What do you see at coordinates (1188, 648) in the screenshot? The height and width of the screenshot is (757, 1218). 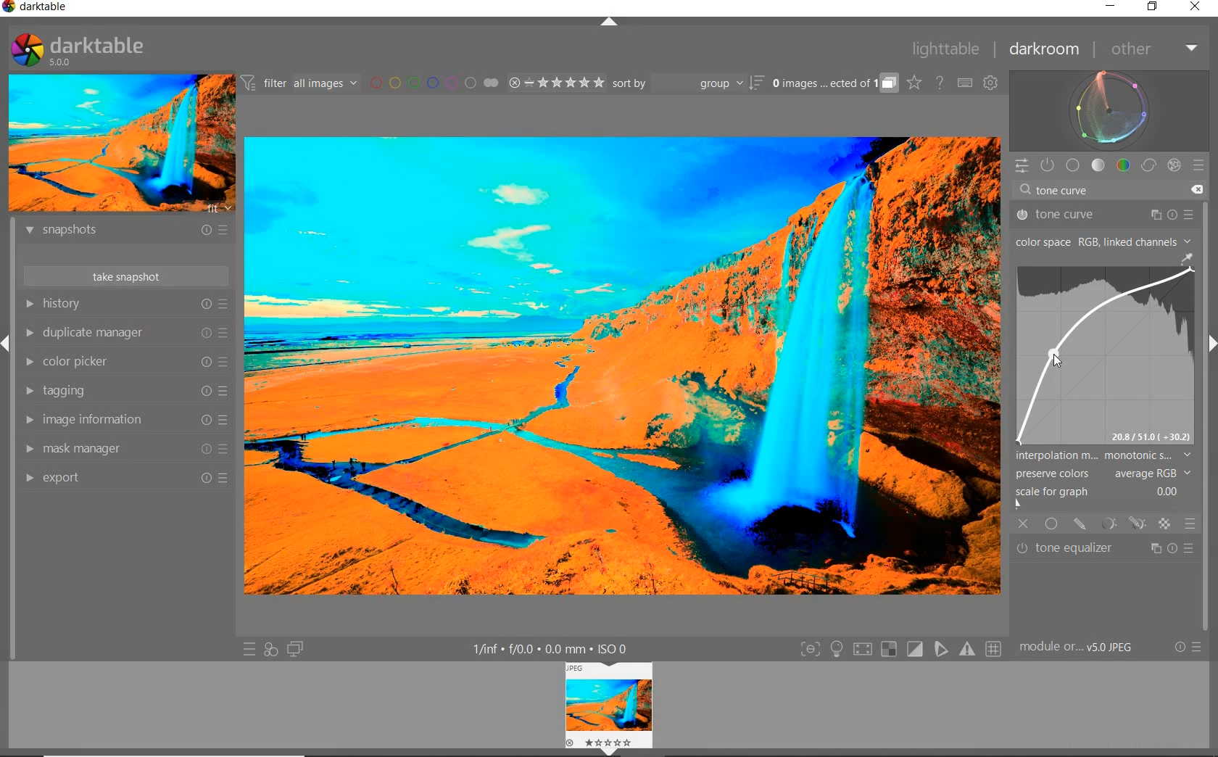 I see `RESET OR PRESETS & PREFERENCES` at bounding box center [1188, 648].